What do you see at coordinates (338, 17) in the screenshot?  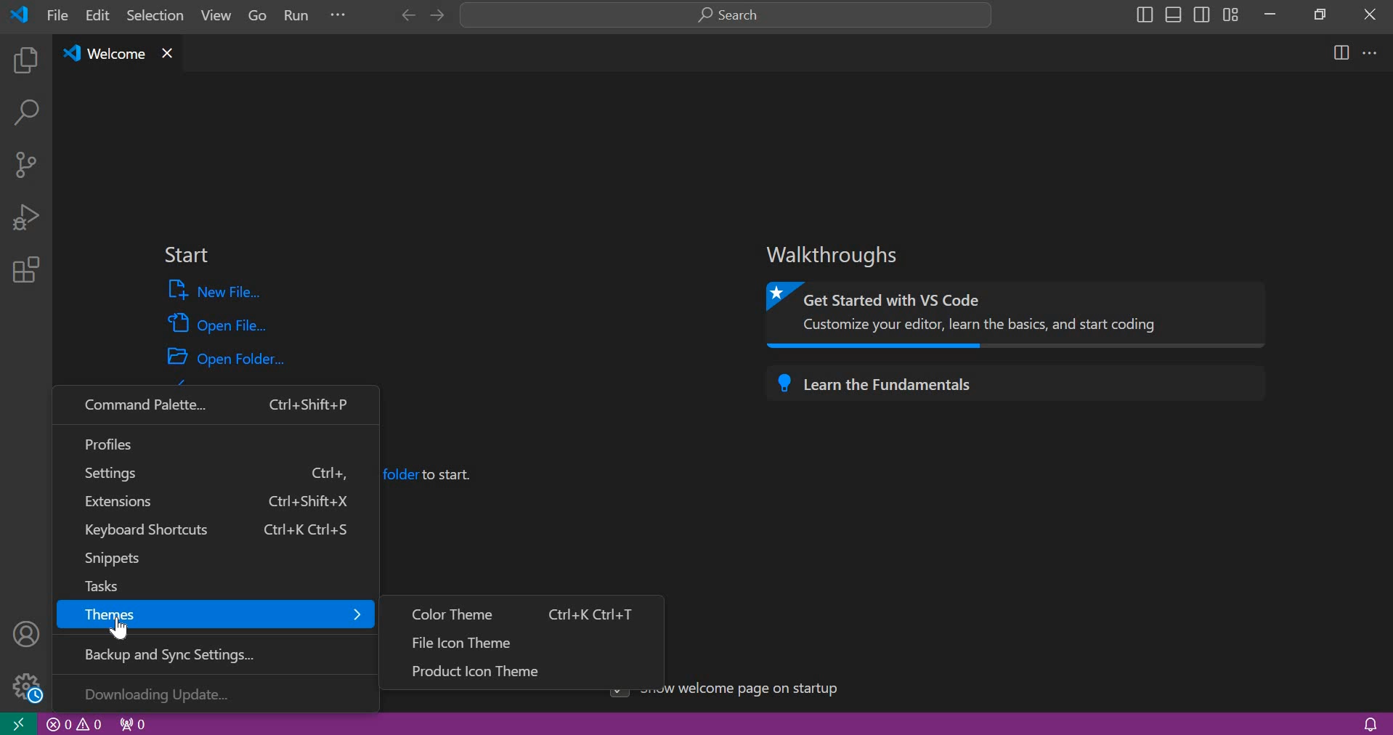 I see `expand` at bounding box center [338, 17].